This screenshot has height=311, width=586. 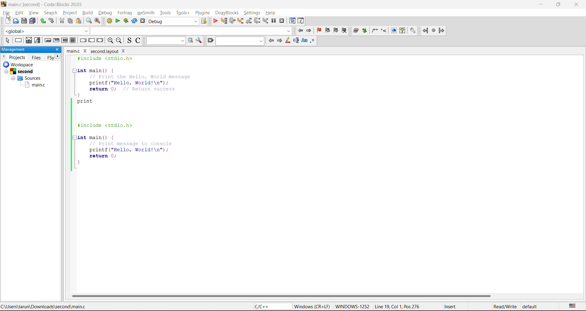 What do you see at coordinates (83, 41) in the screenshot?
I see `break instruction` at bounding box center [83, 41].